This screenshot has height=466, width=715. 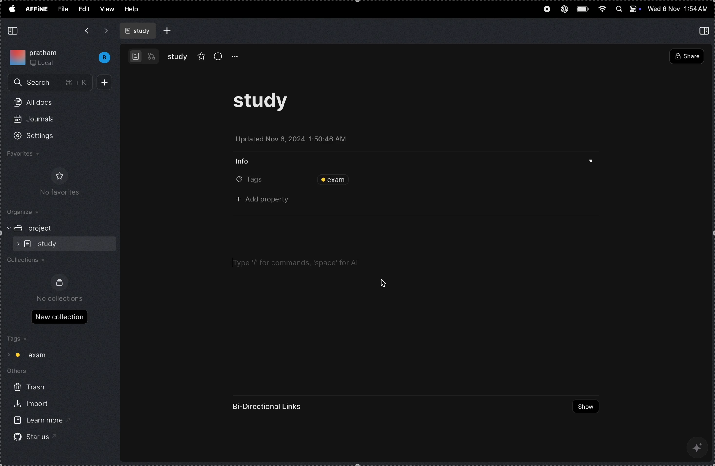 What do you see at coordinates (382, 283) in the screenshot?
I see `cursor` at bounding box center [382, 283].